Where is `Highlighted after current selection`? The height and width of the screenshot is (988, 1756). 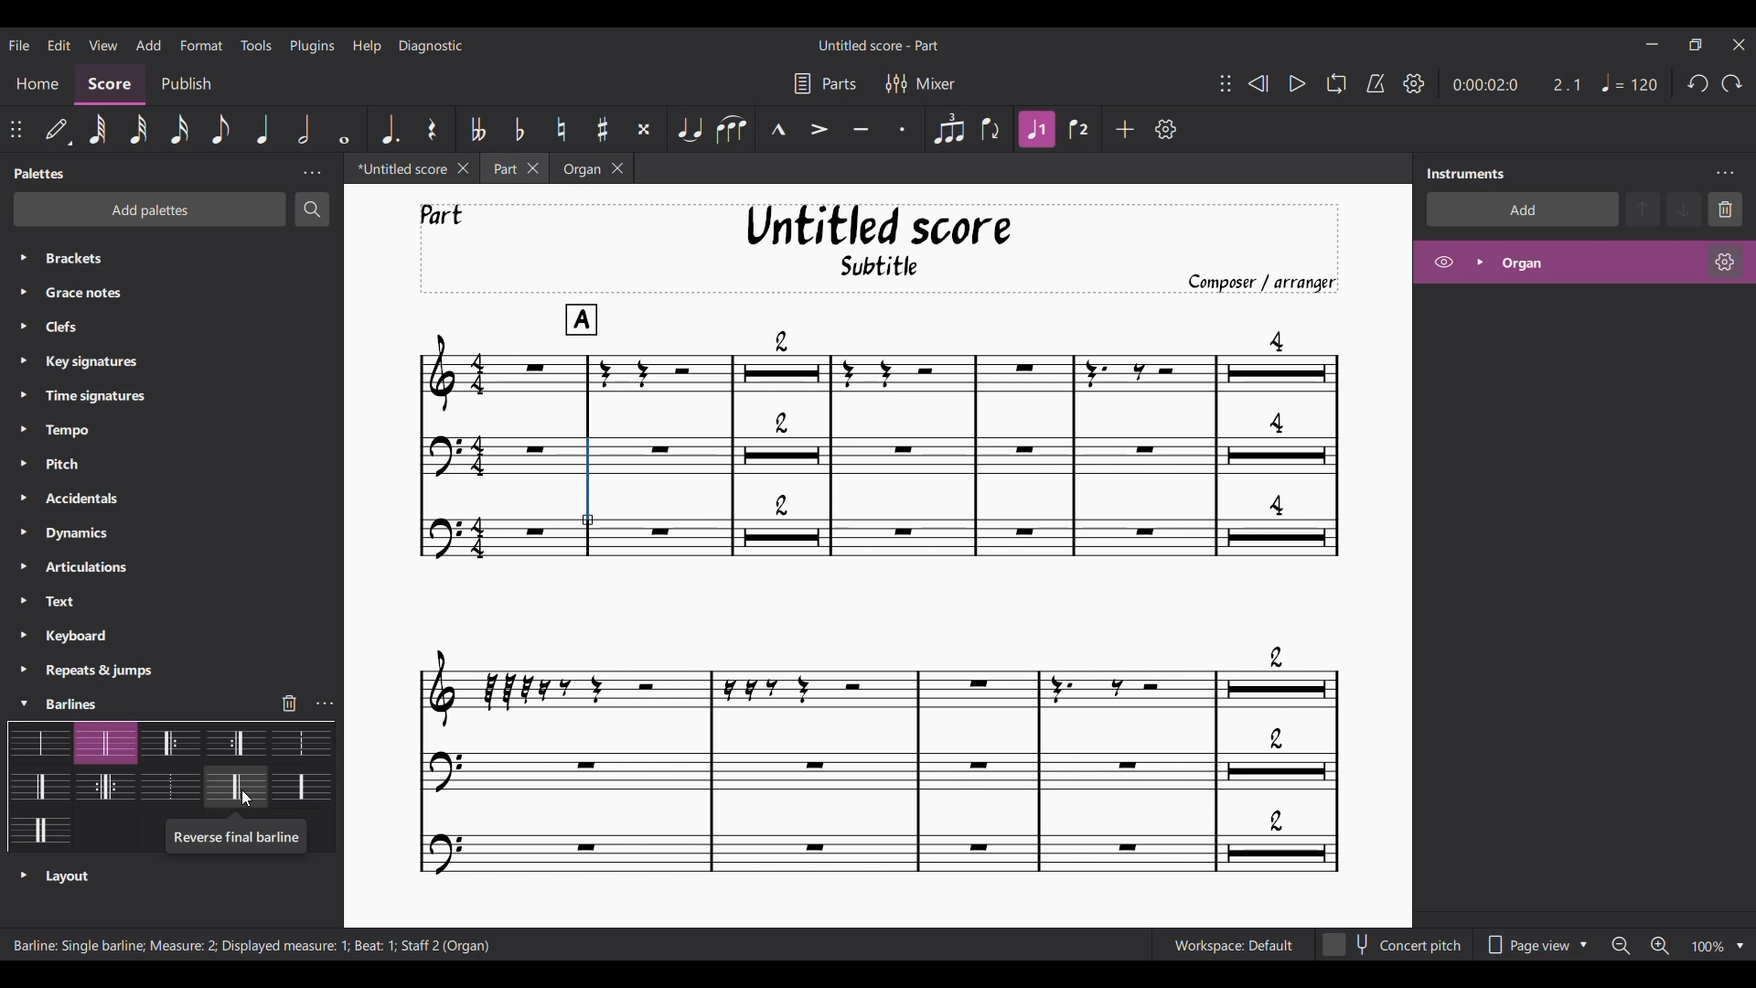
Highlighted after current selection is located at coordinates (1583, 262).